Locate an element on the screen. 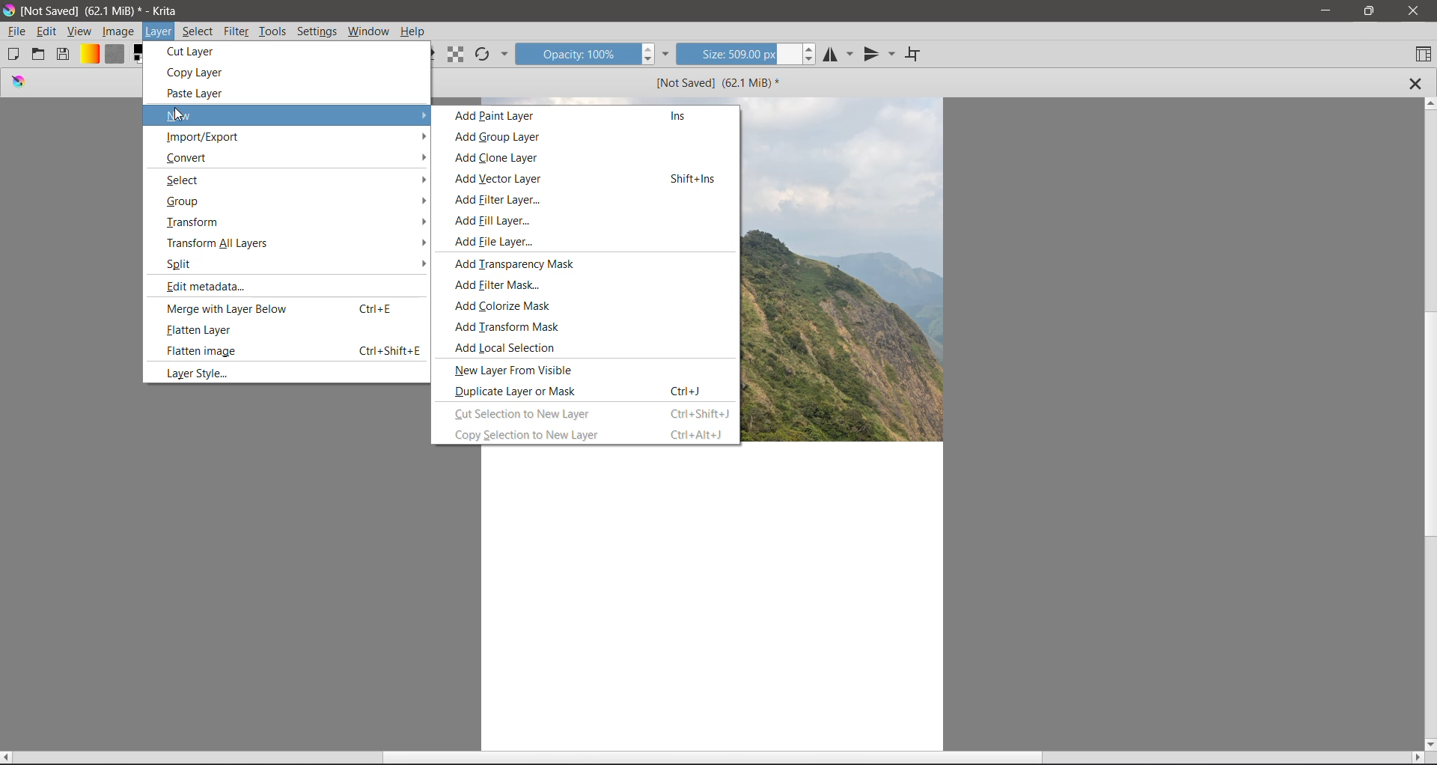 The image size is (1437, 765). Flatten Image is located at coordinates (293, 351).